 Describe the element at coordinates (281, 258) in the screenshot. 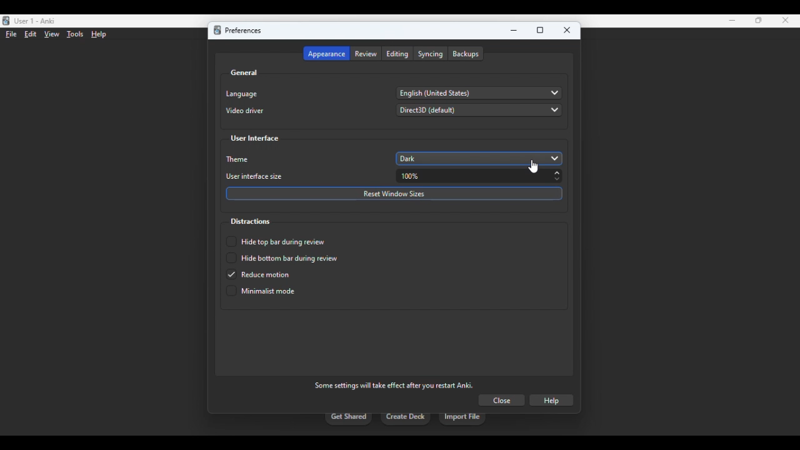

I see `hide bottom bar during review` at that location.